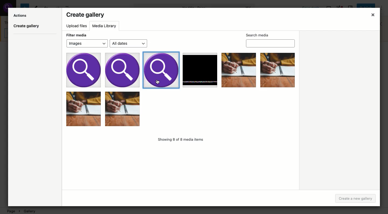  I want to click on Create new gallery, so click(356, 199).